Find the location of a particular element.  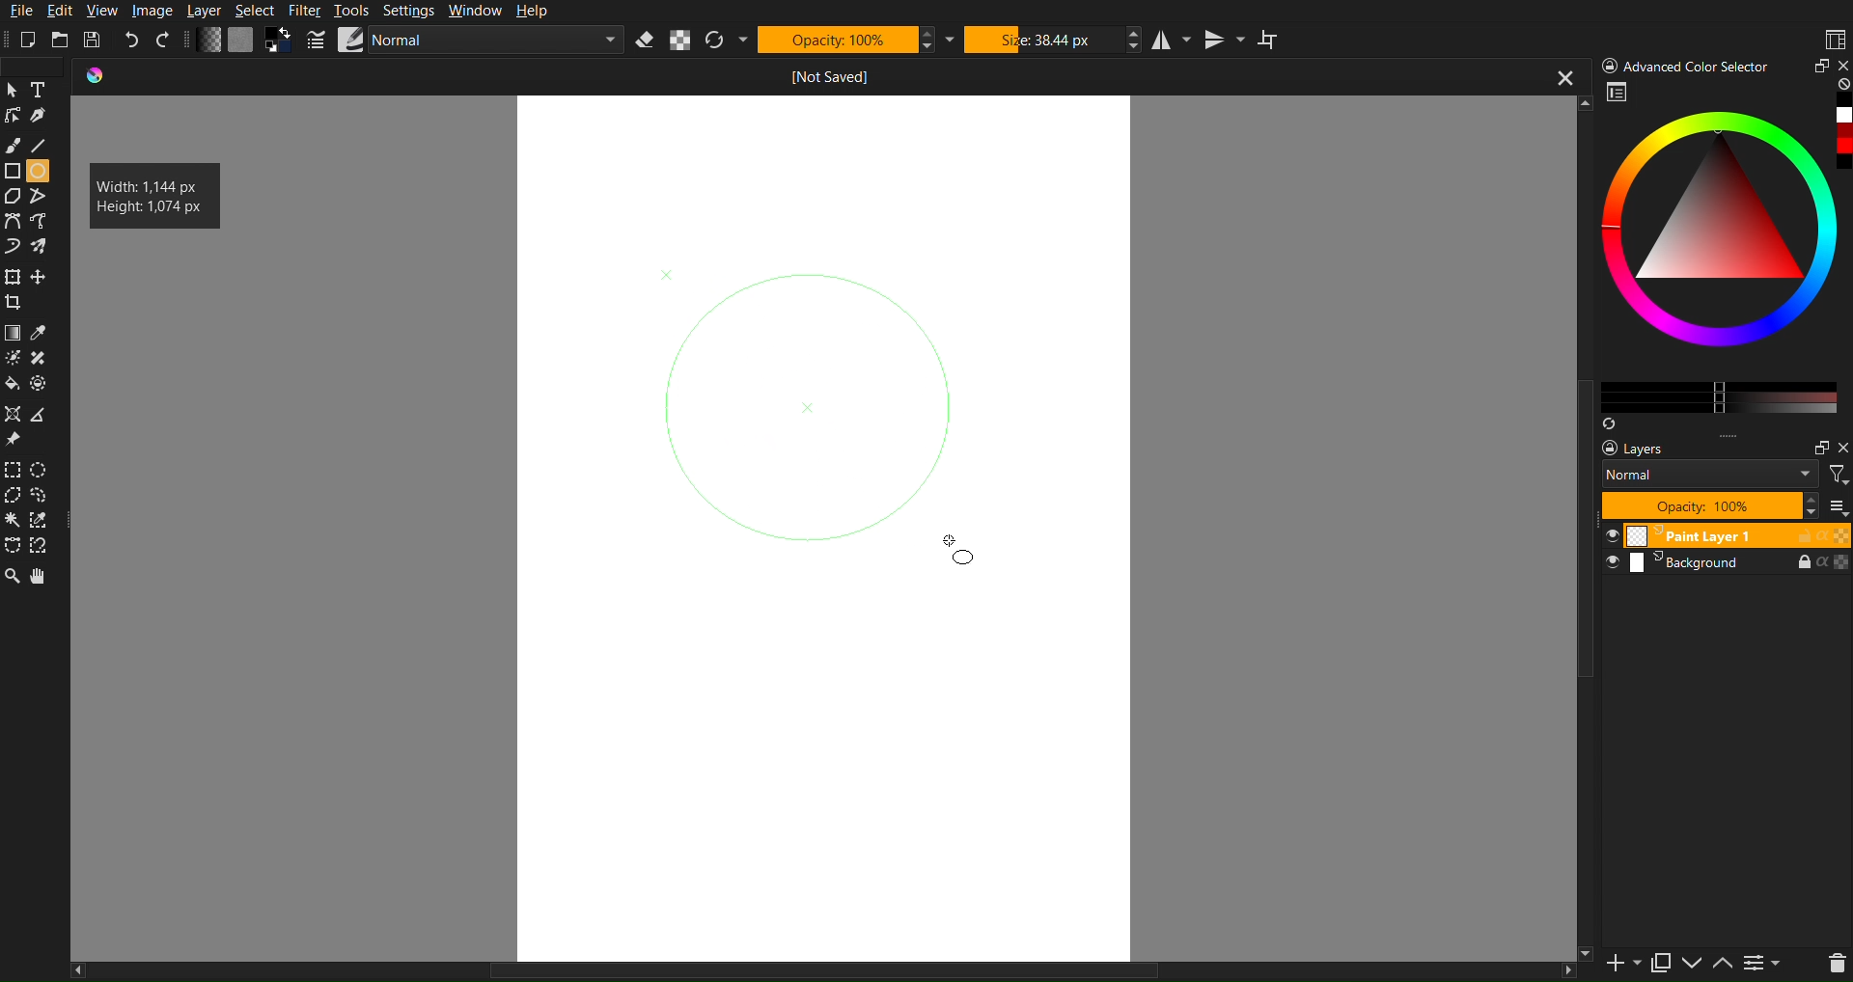

Current Document is located at coordinates (741, 81).